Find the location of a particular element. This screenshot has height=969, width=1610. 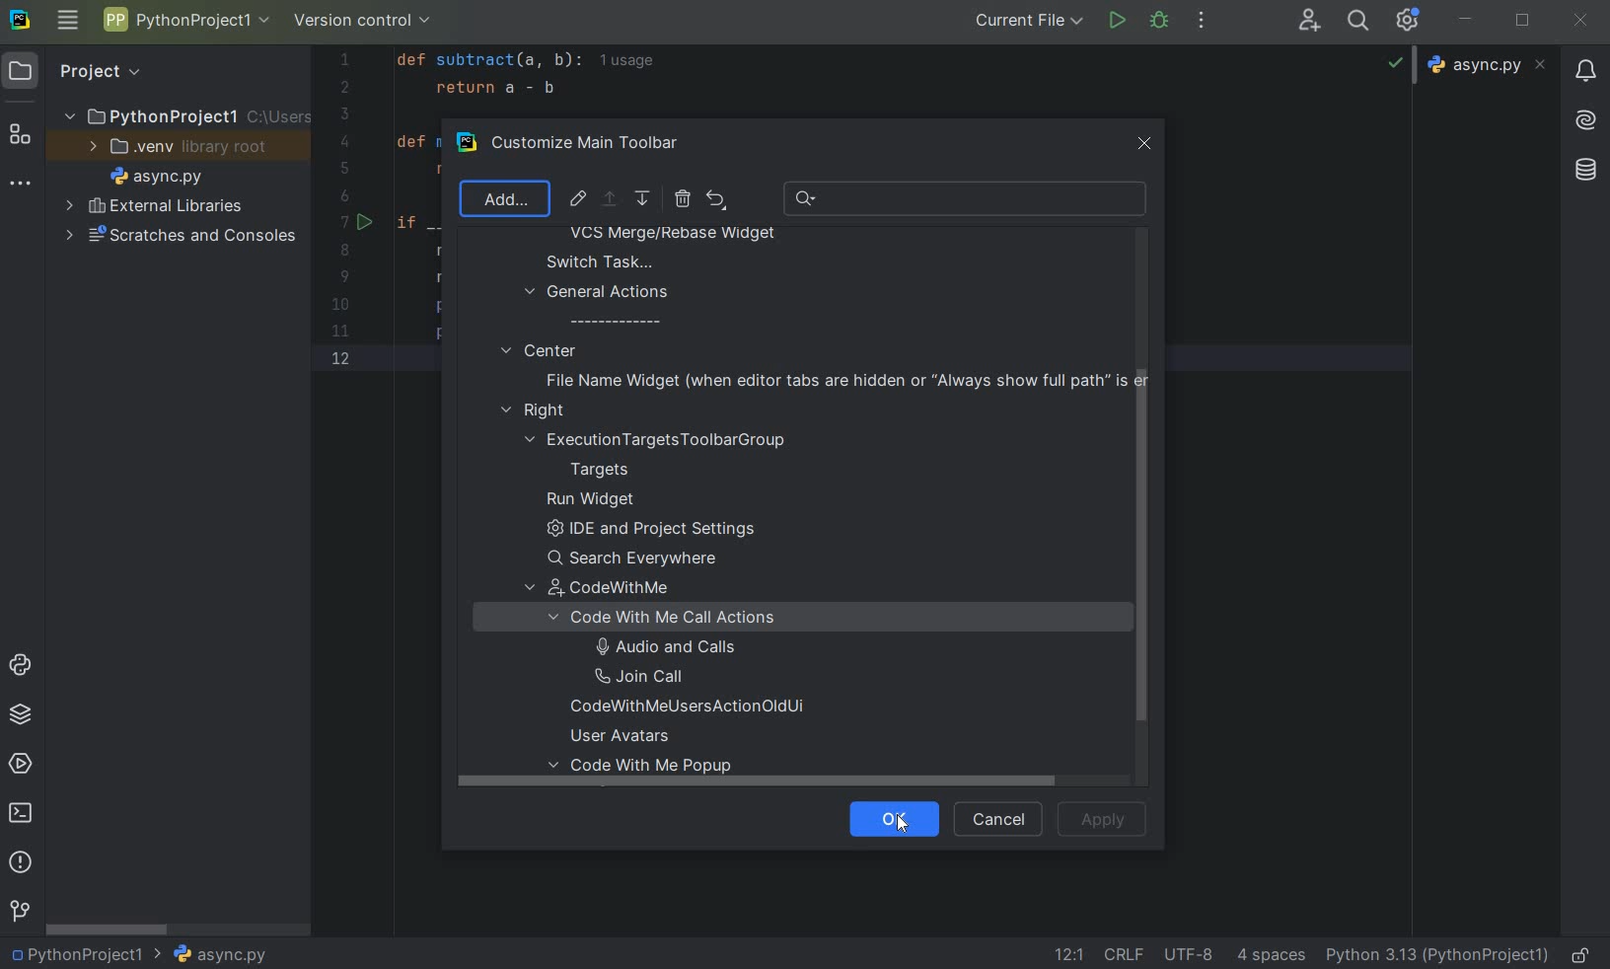

RUN is located at coordinates (1119, 22).